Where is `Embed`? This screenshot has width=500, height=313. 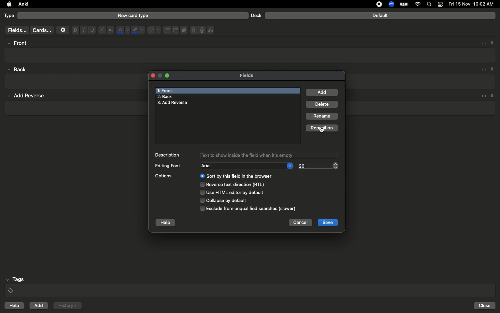
Embed is located at coordinates (482, 43).